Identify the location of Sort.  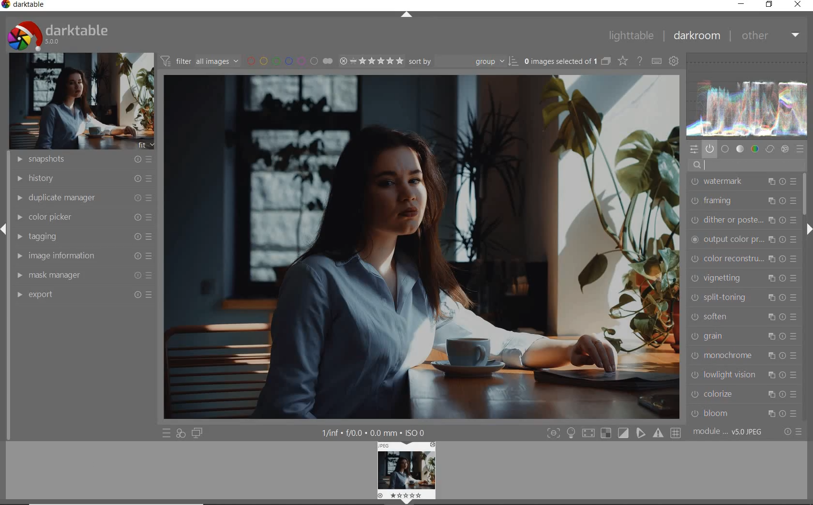
(464, 60).